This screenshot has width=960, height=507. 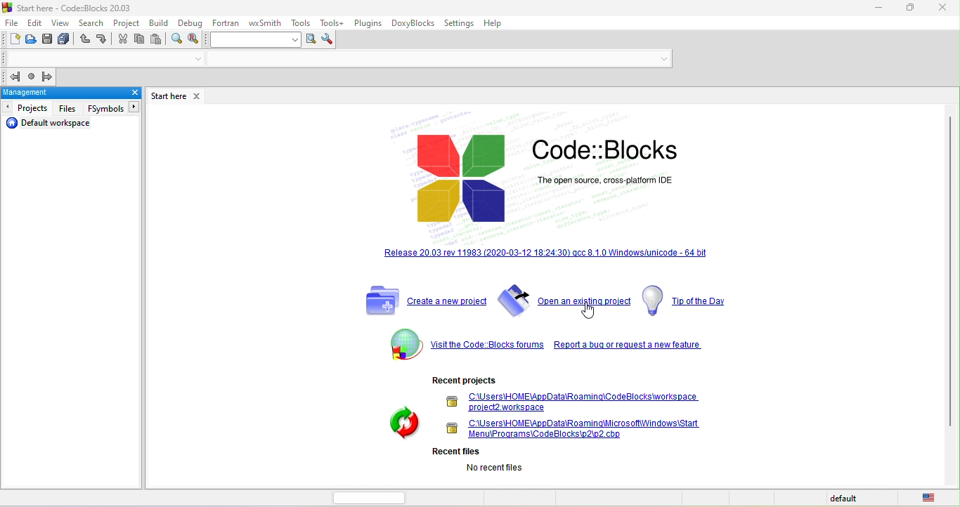 I want to click on drop down, so click(x=195, y=59).